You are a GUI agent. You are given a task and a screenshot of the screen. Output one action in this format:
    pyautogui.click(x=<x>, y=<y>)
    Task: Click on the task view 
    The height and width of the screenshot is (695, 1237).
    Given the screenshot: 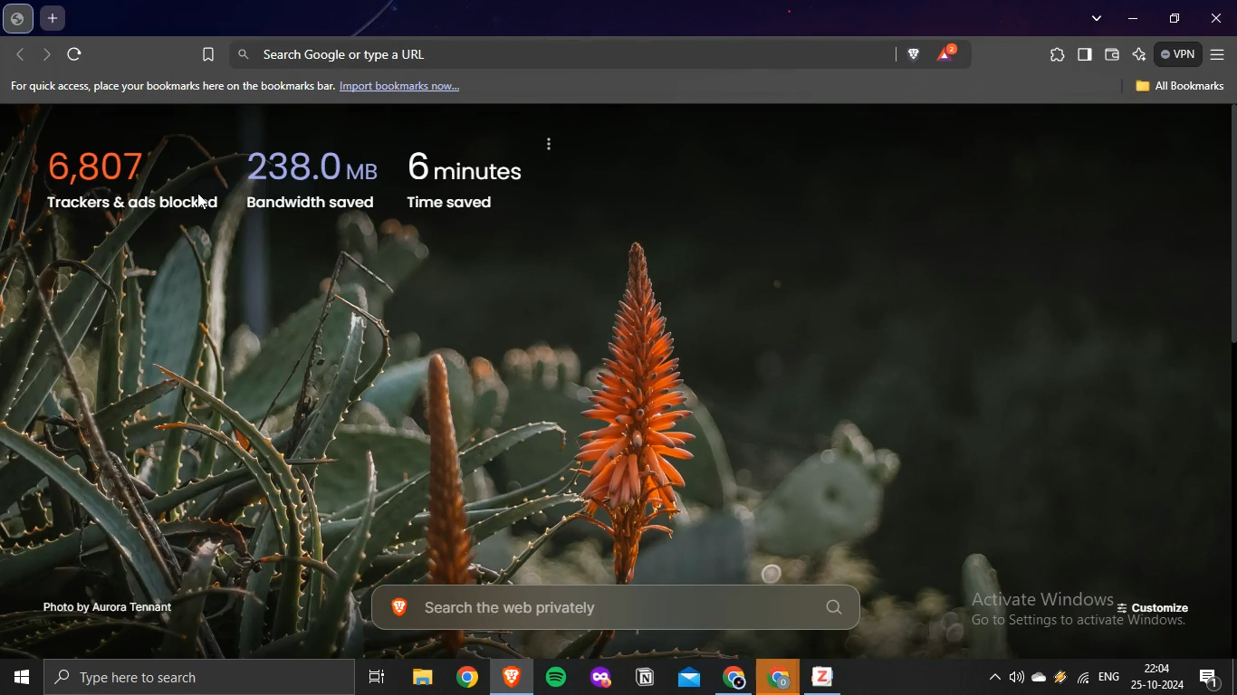 What is the action you would take?
    pyautogui.click(x=375, y=677)
    